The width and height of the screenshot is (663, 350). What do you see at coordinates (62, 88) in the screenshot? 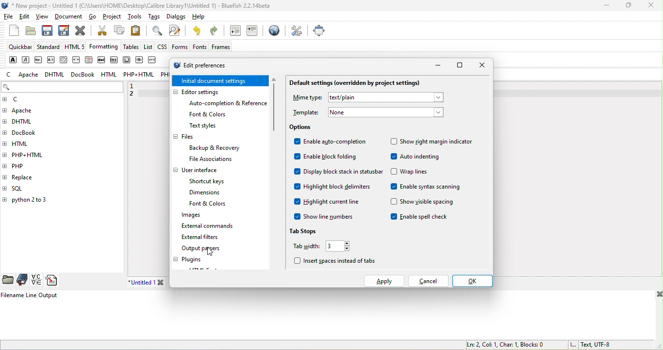
I see `search bar` at bounding box center [62, 88].